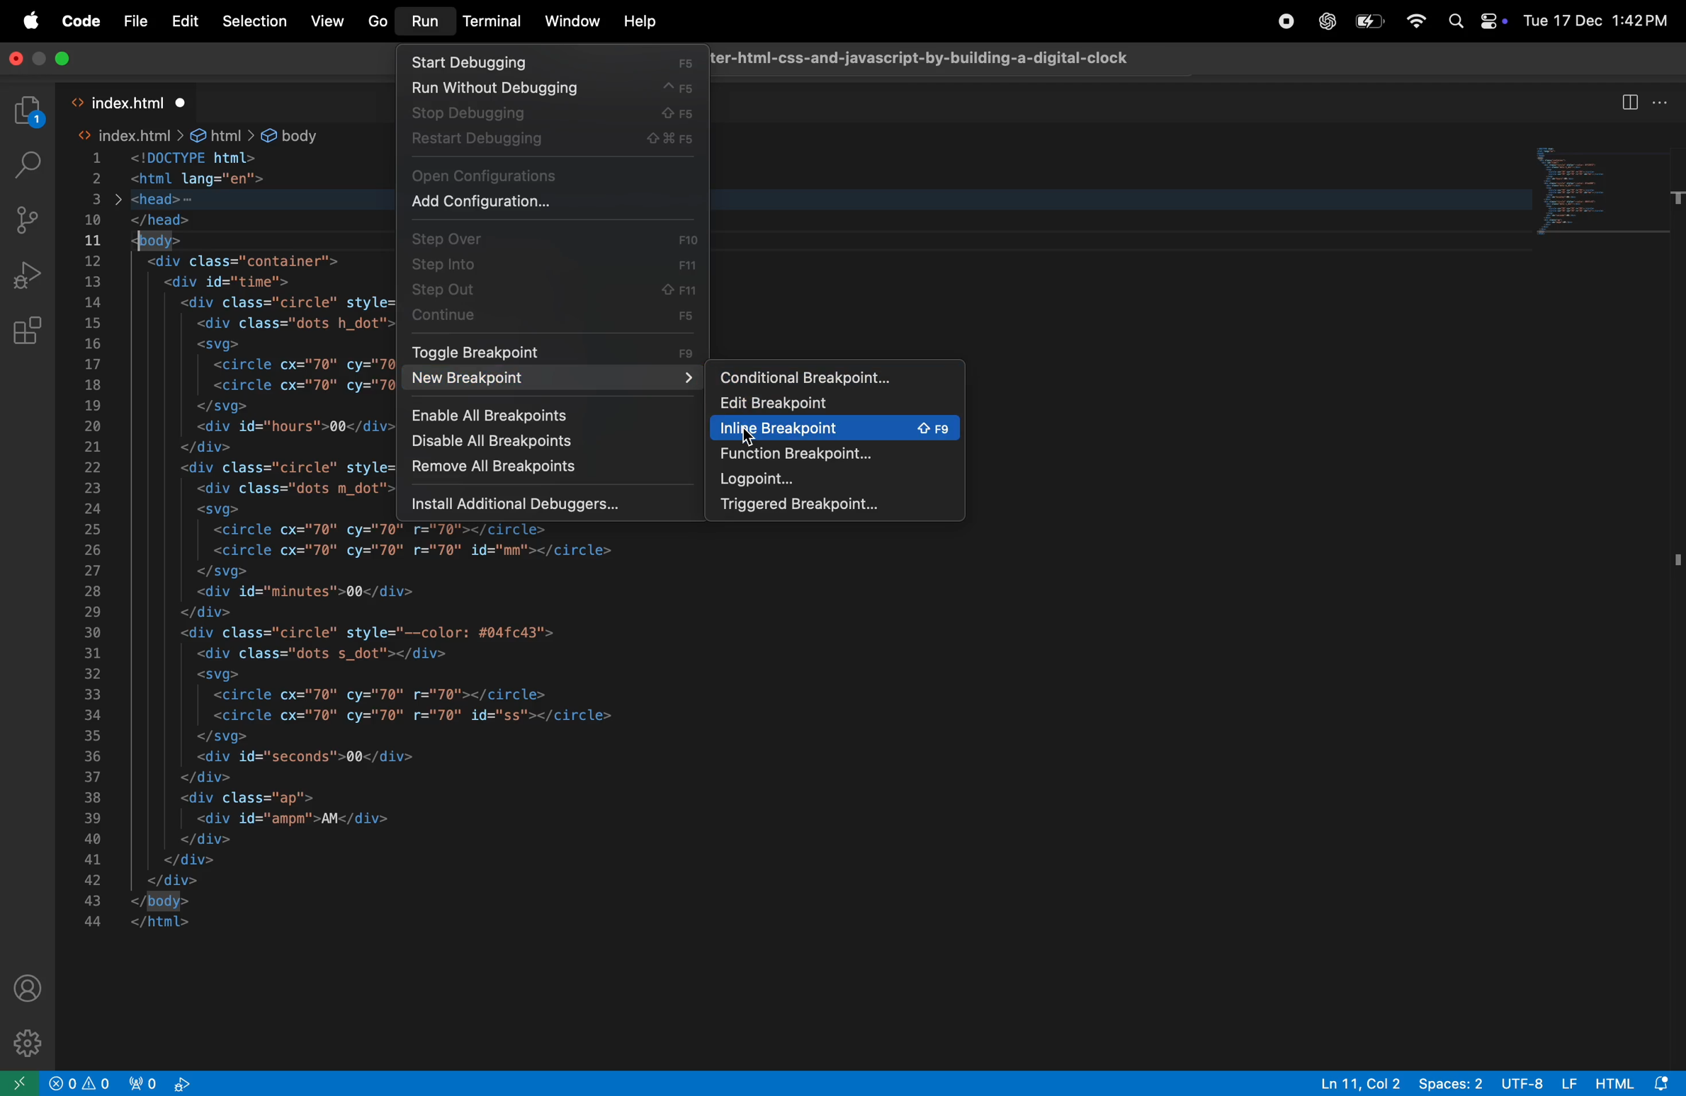 The height and width of the screenshot is (1096, 1686). I want to click on maximize, so click(68, 60).